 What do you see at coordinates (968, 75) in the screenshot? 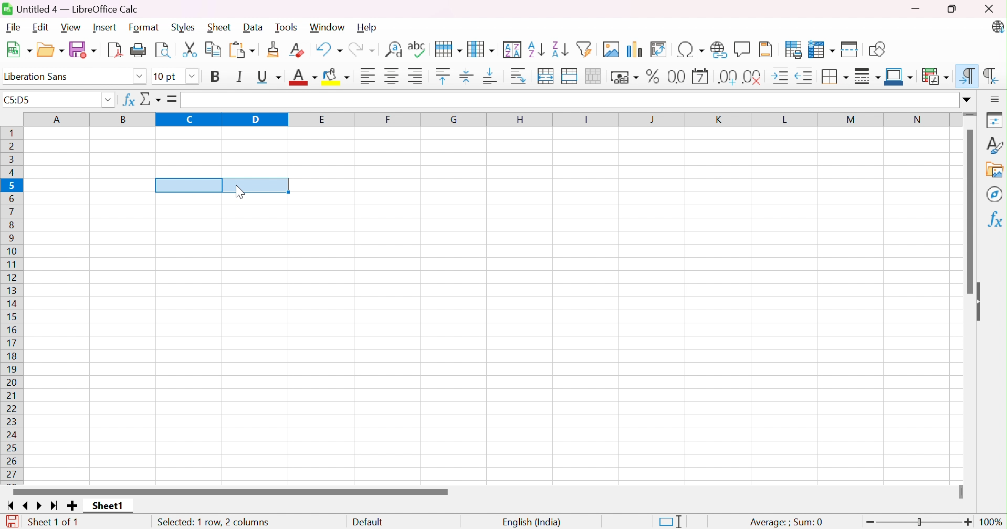
I see `Left-To-Right` at bounding box center [968, 75].